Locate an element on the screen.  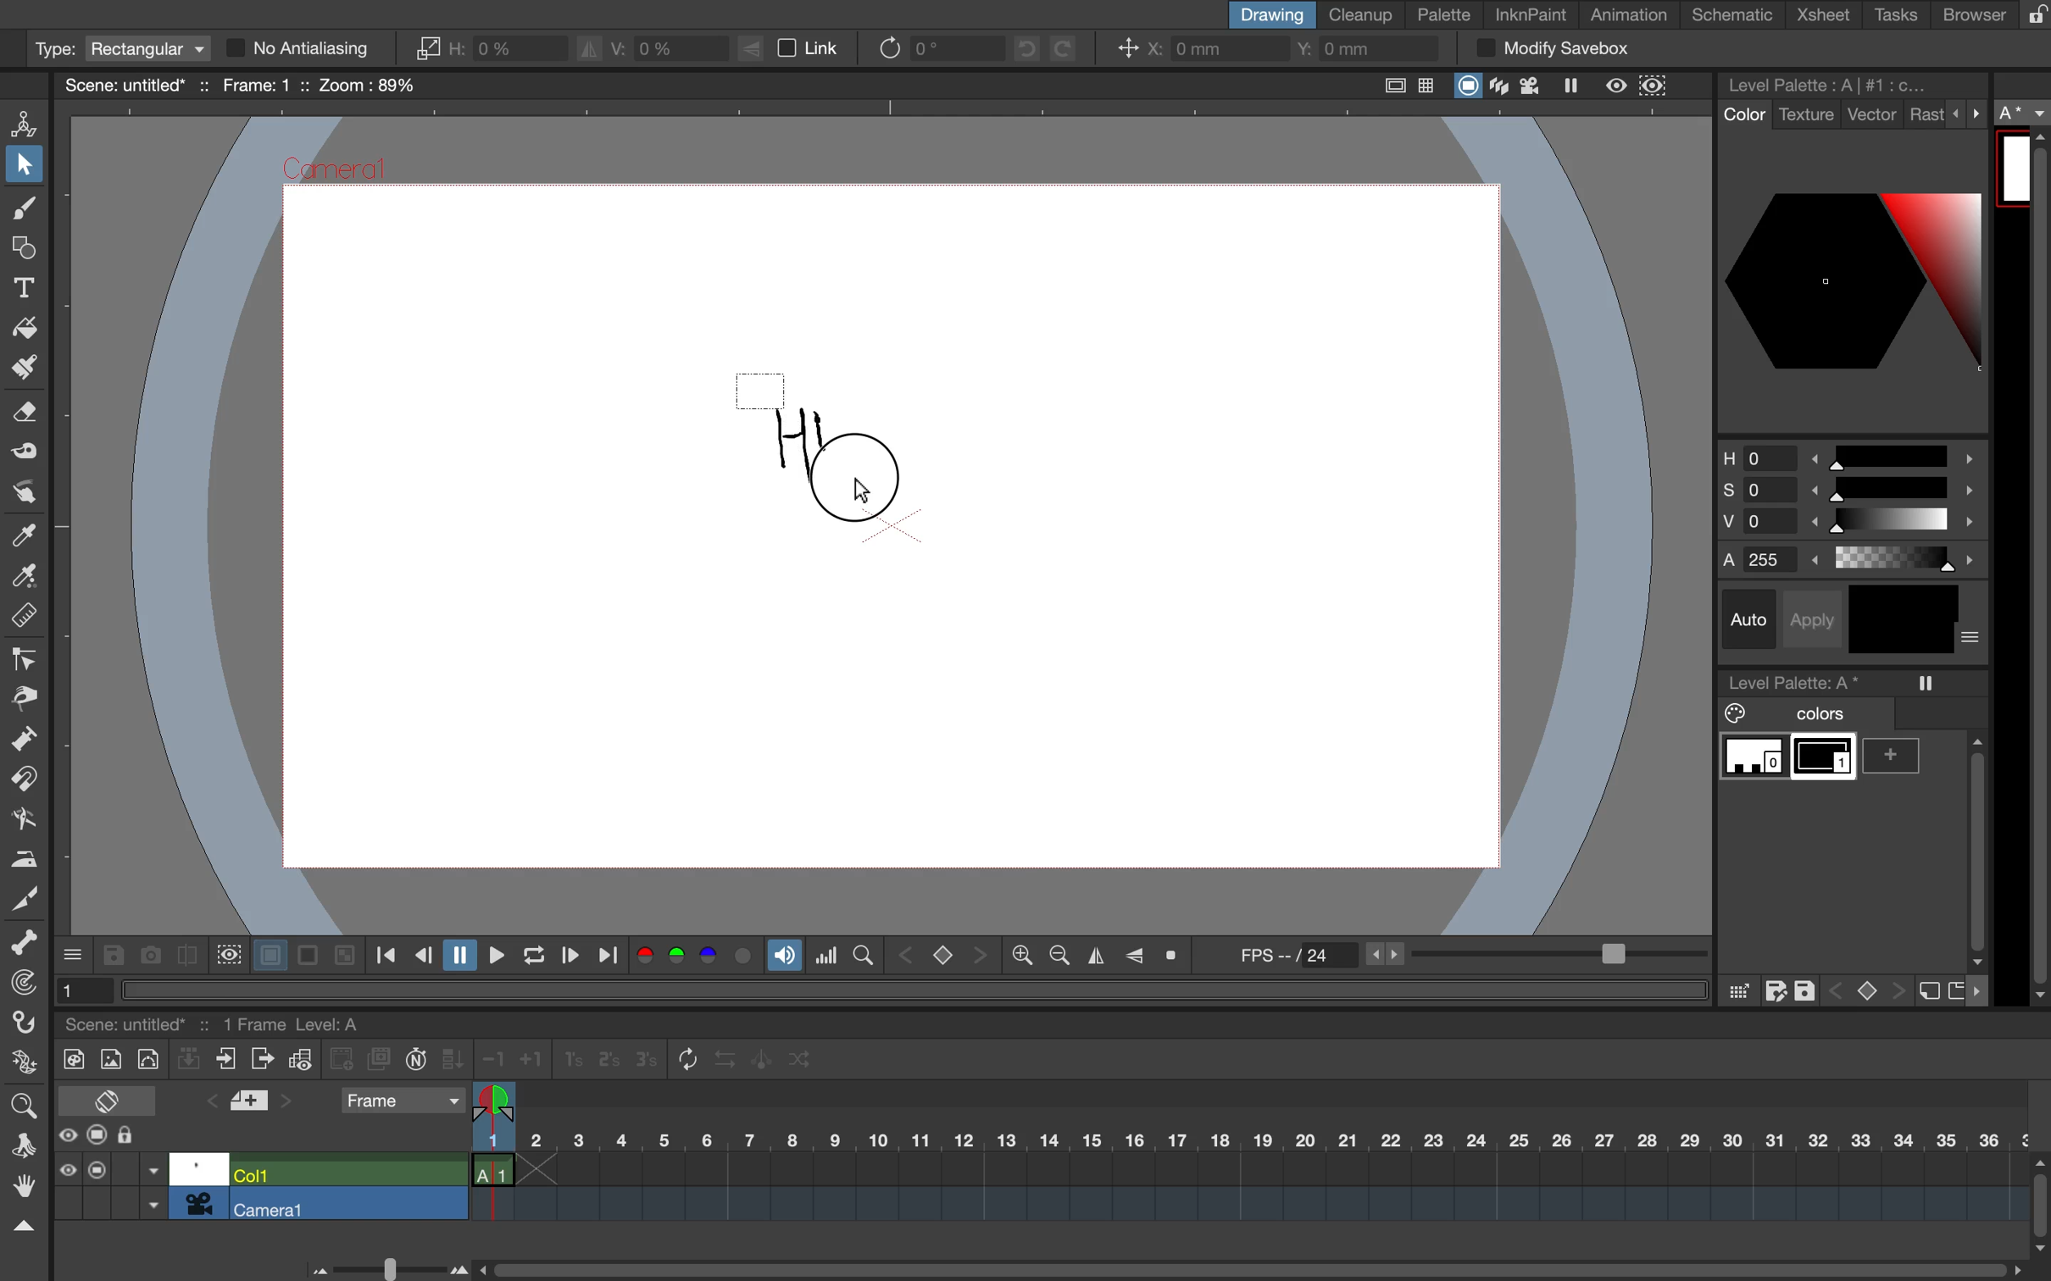
define sub camera is located at coordinates (226, 953).